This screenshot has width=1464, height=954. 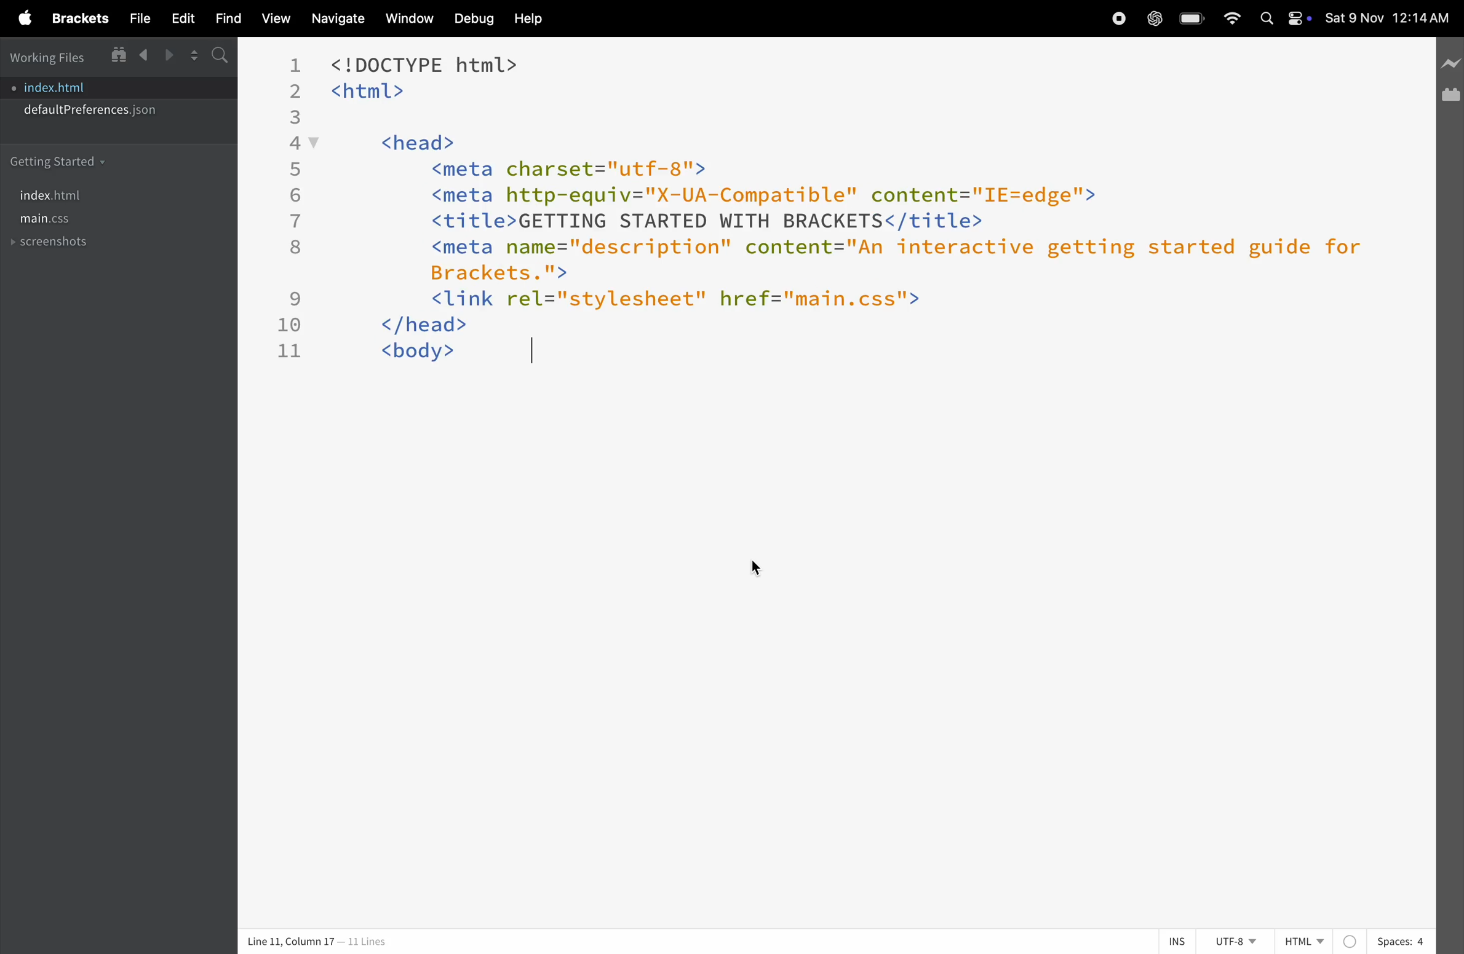 I want to click on working files, so click(x=50, y=58).